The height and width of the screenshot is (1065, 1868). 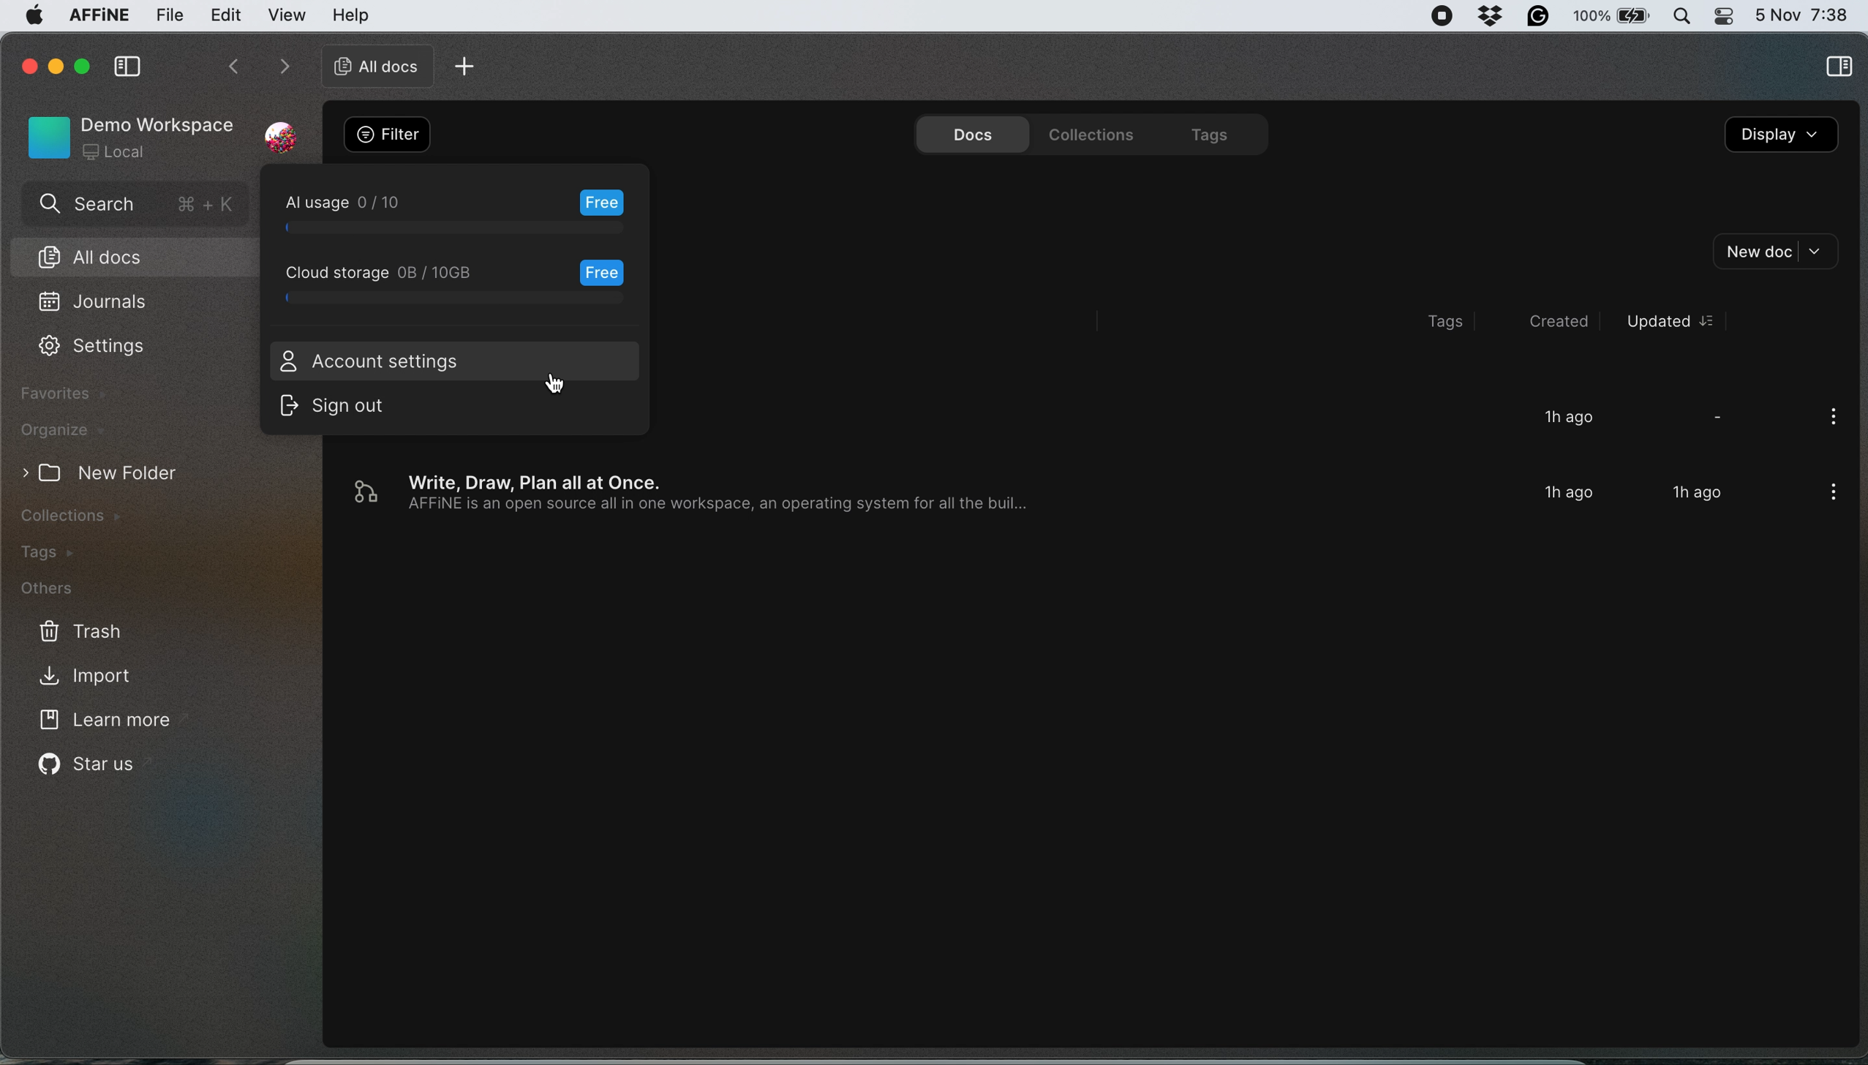 What do you see at coordinates (66, 590) in the screenshot?
I see `others` at bounding box center [66, 590].